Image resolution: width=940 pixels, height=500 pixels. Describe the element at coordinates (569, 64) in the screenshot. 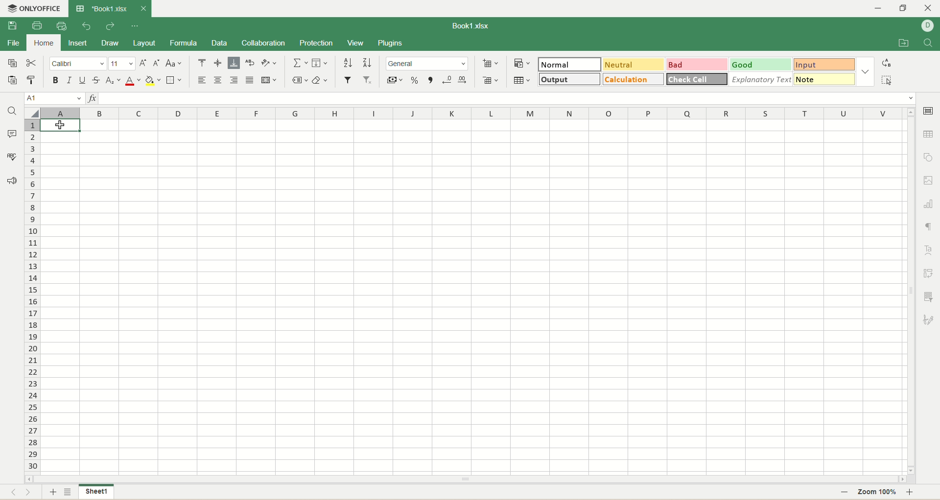

I see `normal` at that location.